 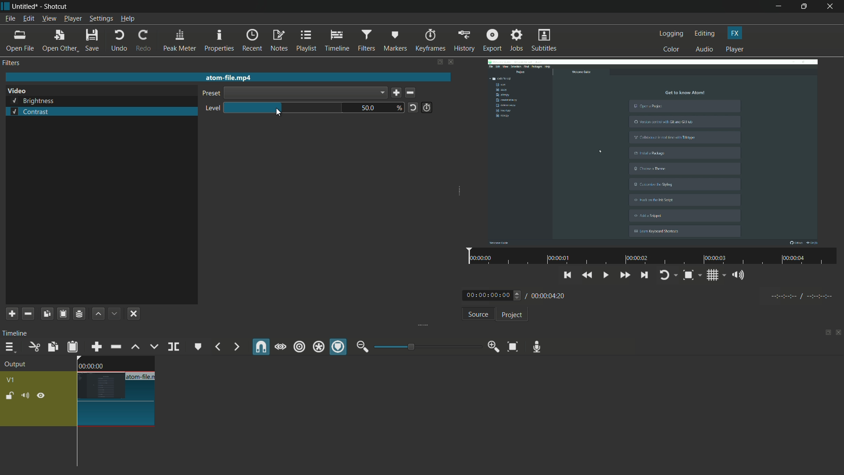 What do you see at coordinates (17, 91) in the screenshot?
I see `video` at bounding box center [17, 91].